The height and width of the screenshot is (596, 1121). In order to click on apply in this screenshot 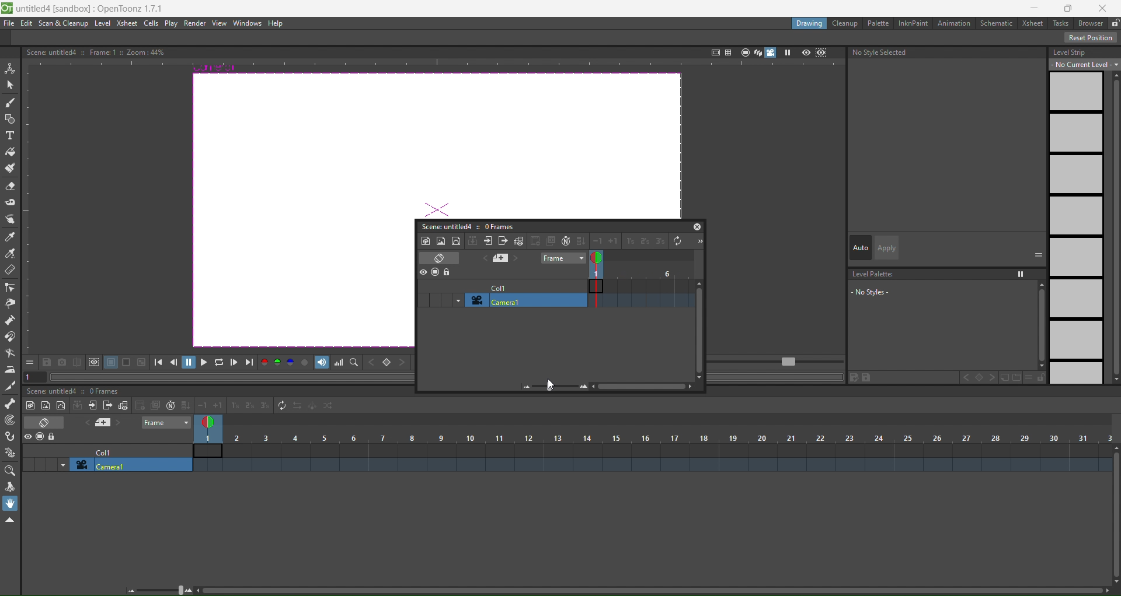, I will do `click(886, 248)`.